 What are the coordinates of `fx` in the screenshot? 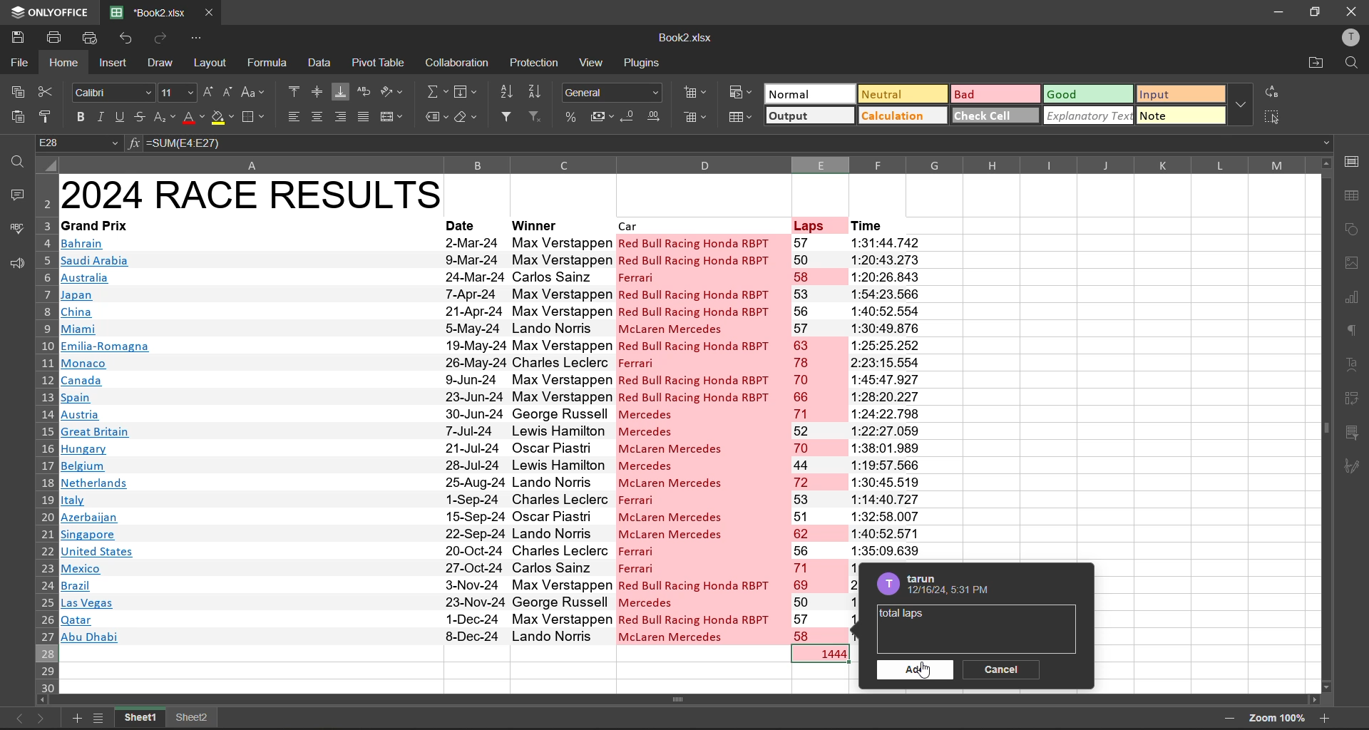 It's located at (134, 143).